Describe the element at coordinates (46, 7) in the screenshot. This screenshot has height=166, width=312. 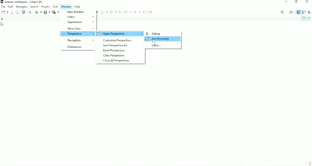
I see `Project` at that location.